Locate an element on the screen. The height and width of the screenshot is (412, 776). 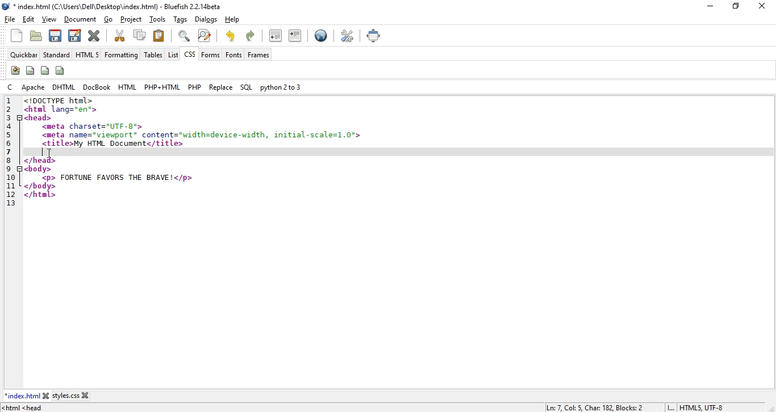
go is located at coordinates (109, 20).